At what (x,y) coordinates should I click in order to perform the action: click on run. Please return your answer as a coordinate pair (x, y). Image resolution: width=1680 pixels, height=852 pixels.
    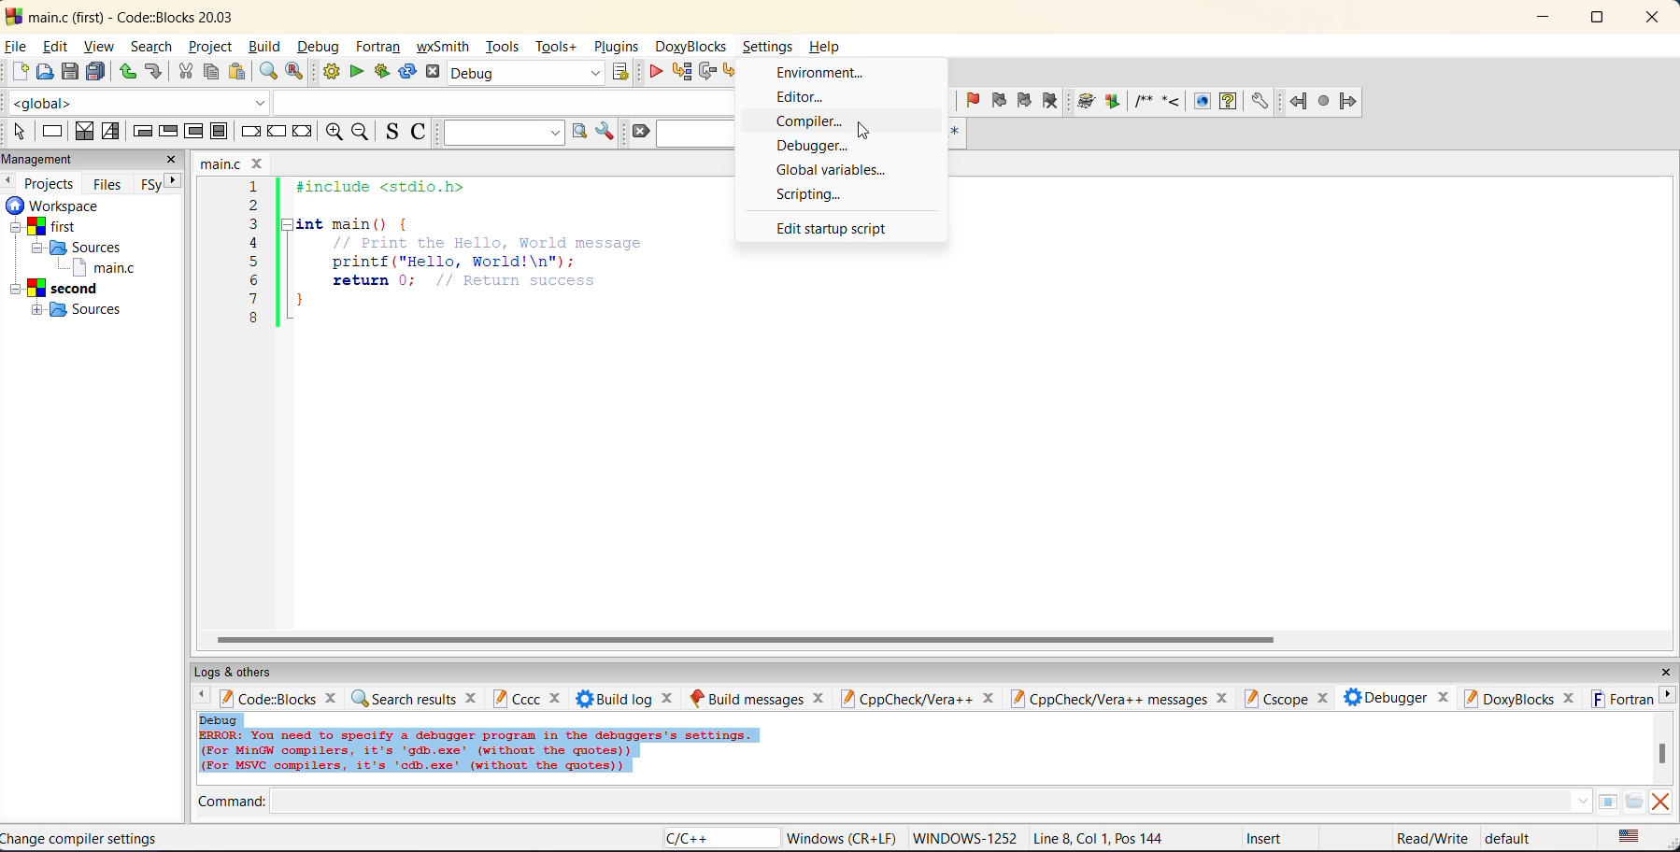
    Looking at the image, I should click on (356, 71).